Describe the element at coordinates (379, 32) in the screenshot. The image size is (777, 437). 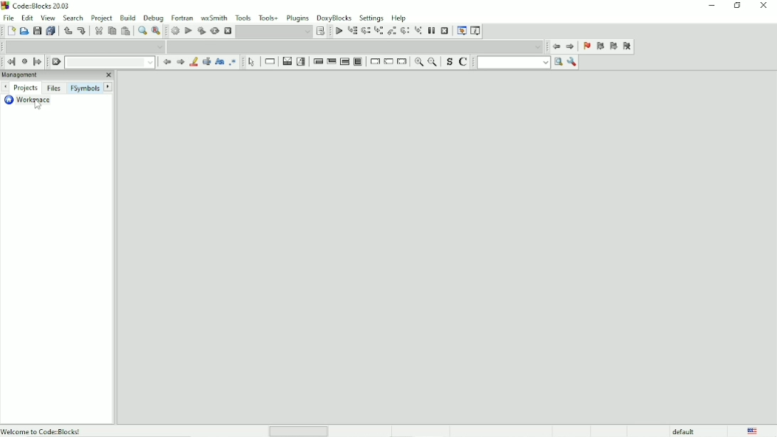
I see `Step into` at that location.